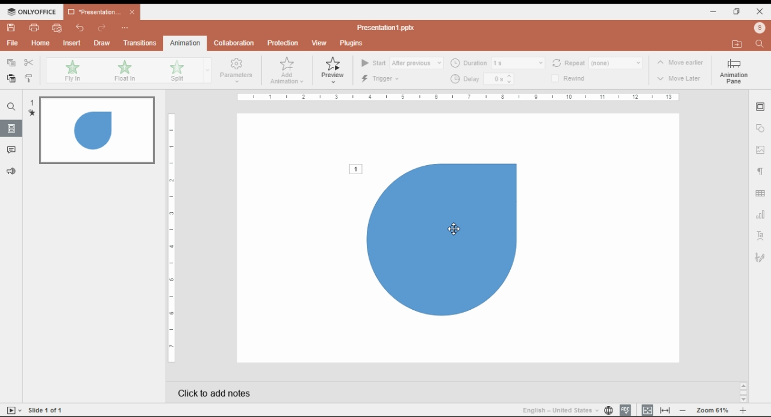  What do you see at coordinates (482, 79) in the screenshot?
I see `delay` at bounding box center [482, 79].